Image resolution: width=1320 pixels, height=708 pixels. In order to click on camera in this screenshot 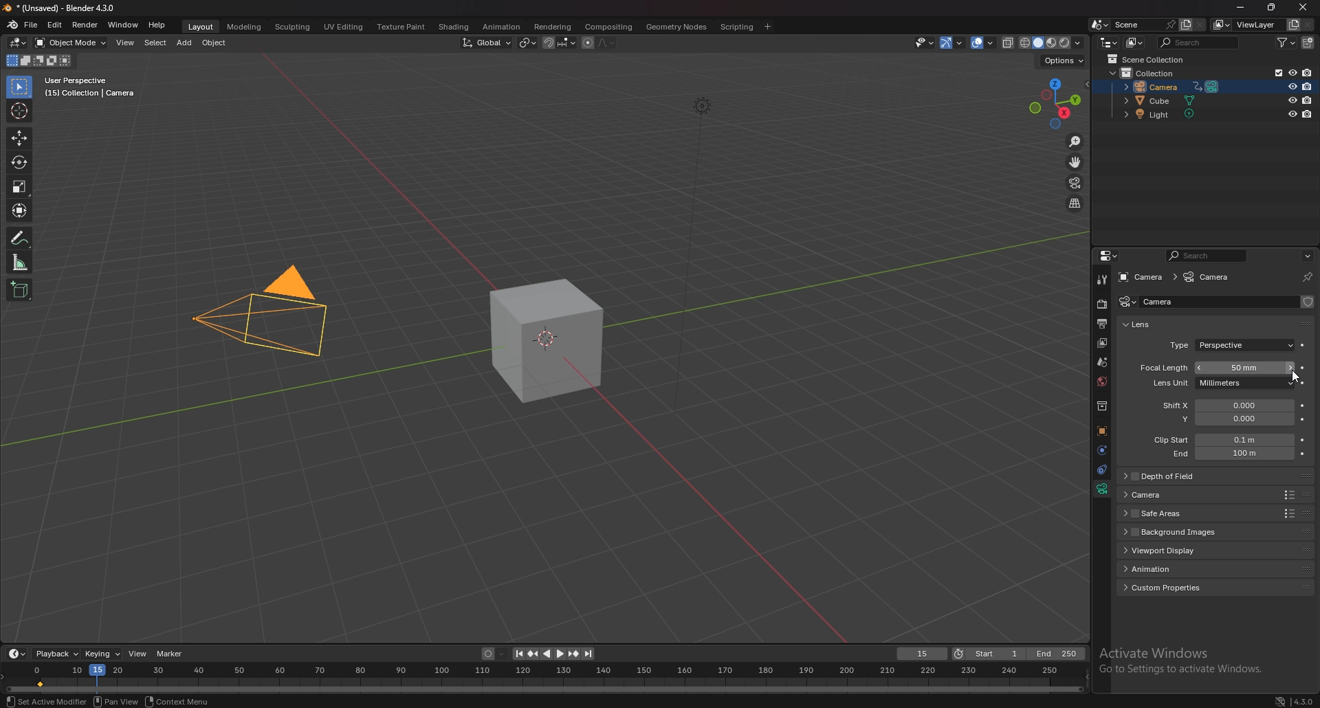, I will do `click(1179, 494)`.